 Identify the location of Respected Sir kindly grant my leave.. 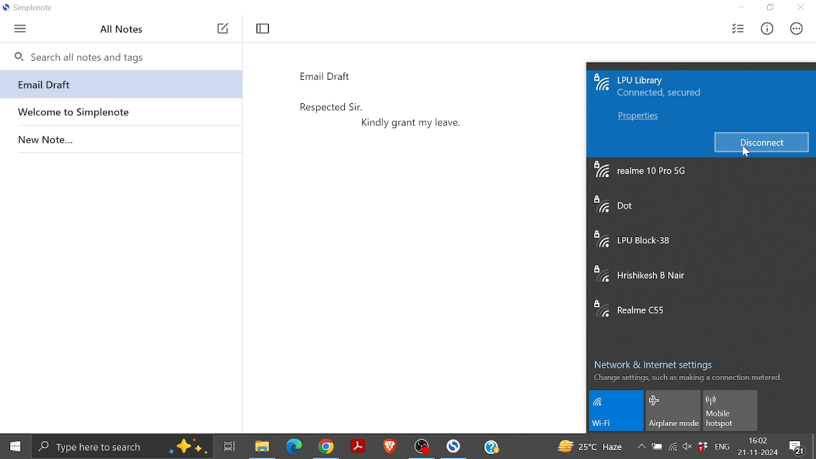
(423, 245).